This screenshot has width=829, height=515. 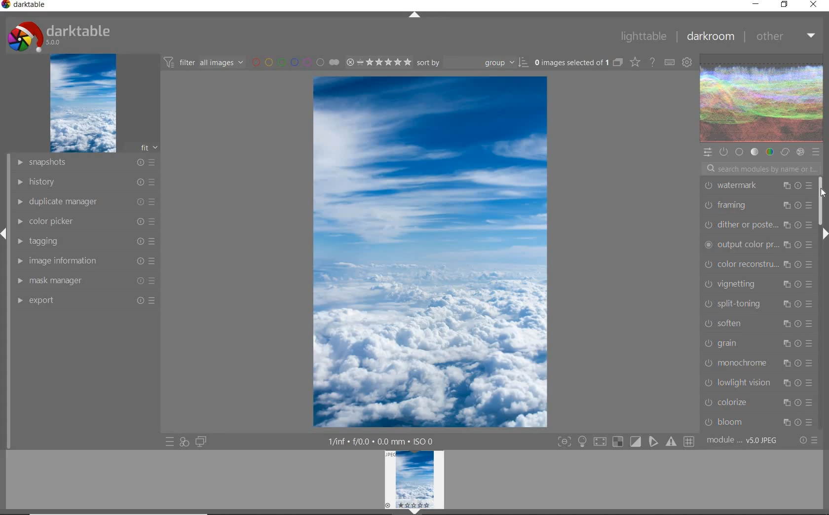 I want to click on BASE, so click(x=740, y=152).